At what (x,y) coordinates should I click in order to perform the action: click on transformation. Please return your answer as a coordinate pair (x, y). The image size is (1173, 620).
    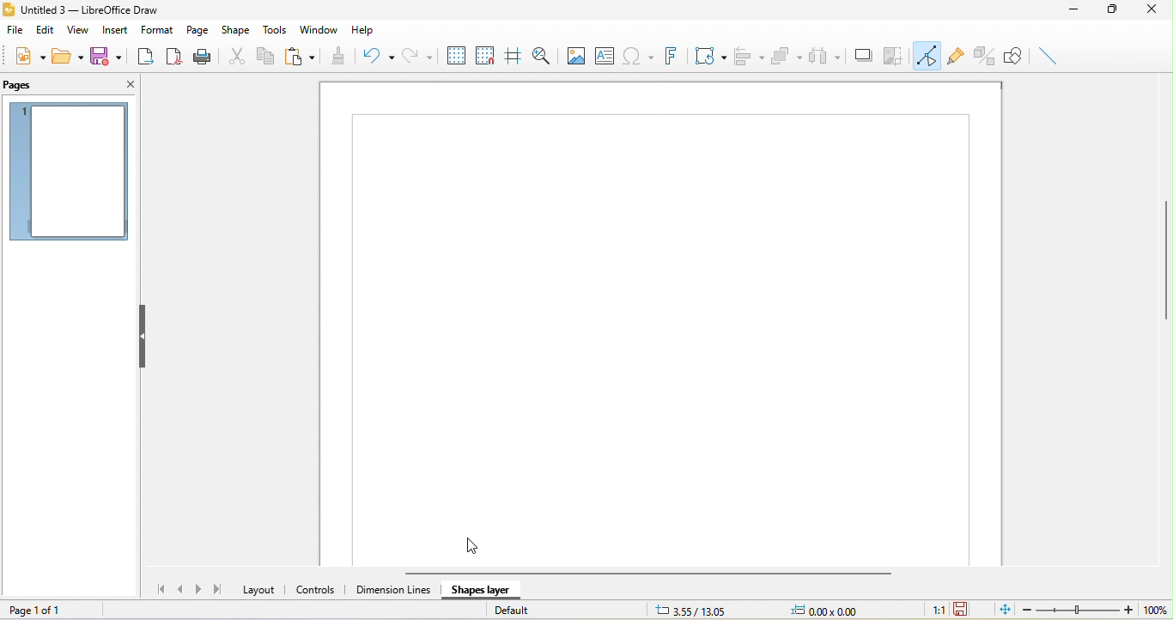
    Looking at the image, I should click on (707, 56).